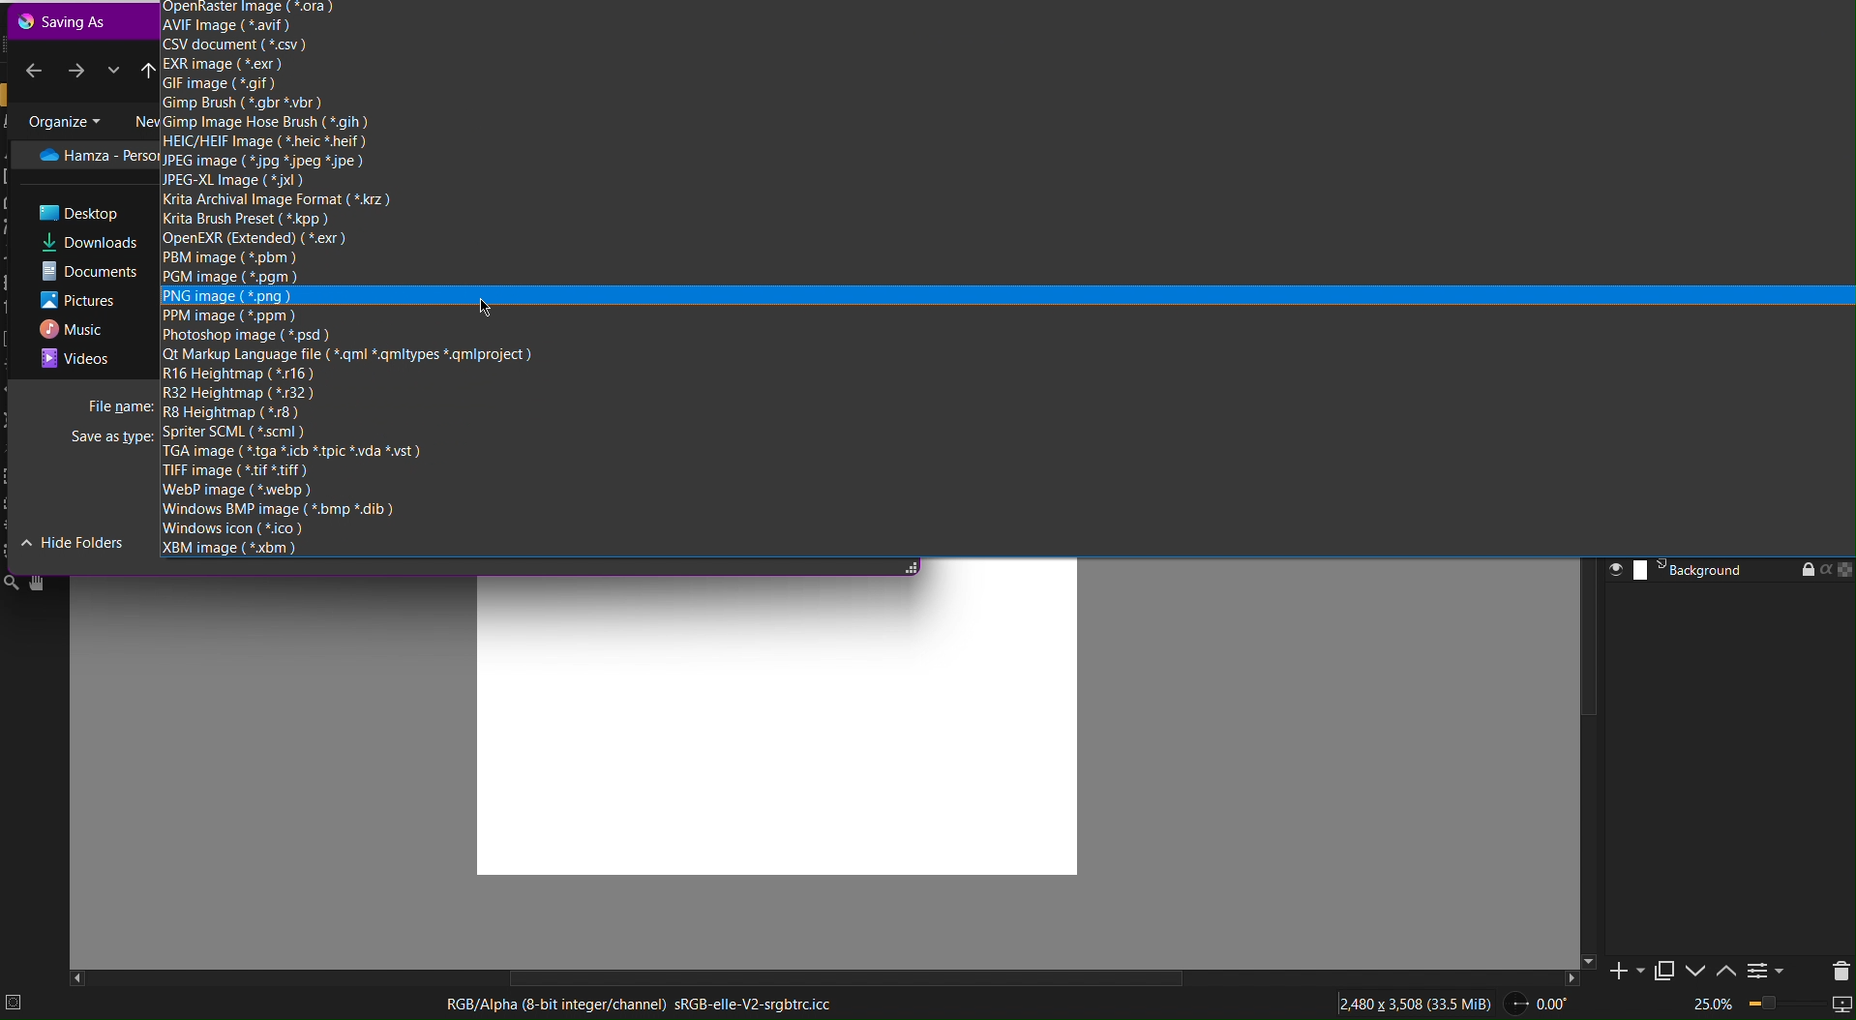 This screenshot has height=1020, width=1856. What do you see at coordinates (113, 70) in the screenshot?
I see `Drop` at bounding box center [113, 70].